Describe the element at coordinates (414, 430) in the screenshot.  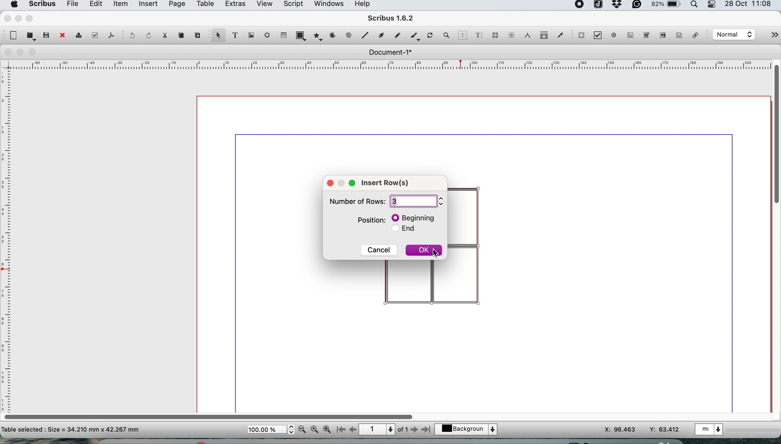
I see `go to next page` at that location.